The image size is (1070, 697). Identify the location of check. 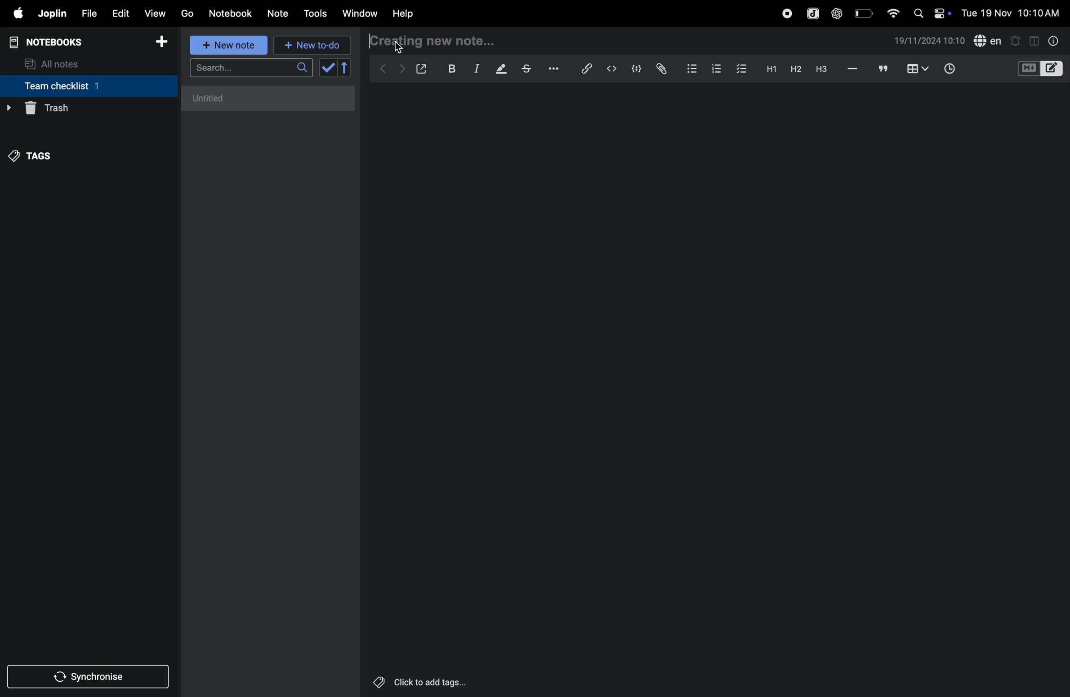
(336, 68).